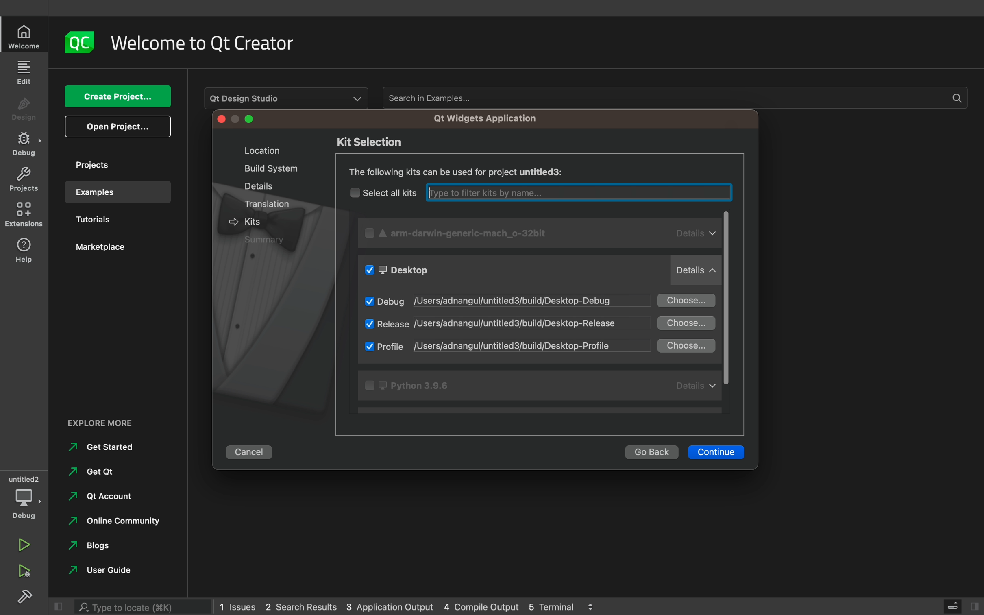 The image size is (984, 615). What do you see at coordinates (546, 323) in the screenshot?
I see `Release: choose destination` at bounding box center [546, 323].